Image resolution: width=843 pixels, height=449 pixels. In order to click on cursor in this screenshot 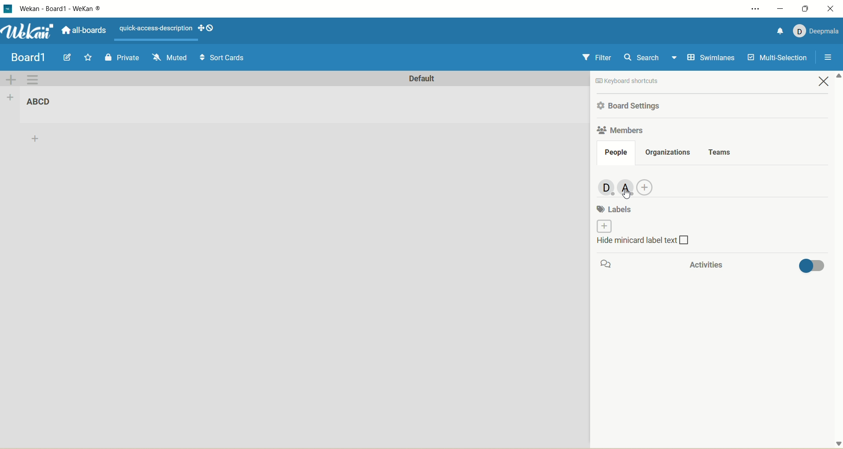, I will do `click(627, 194)`.